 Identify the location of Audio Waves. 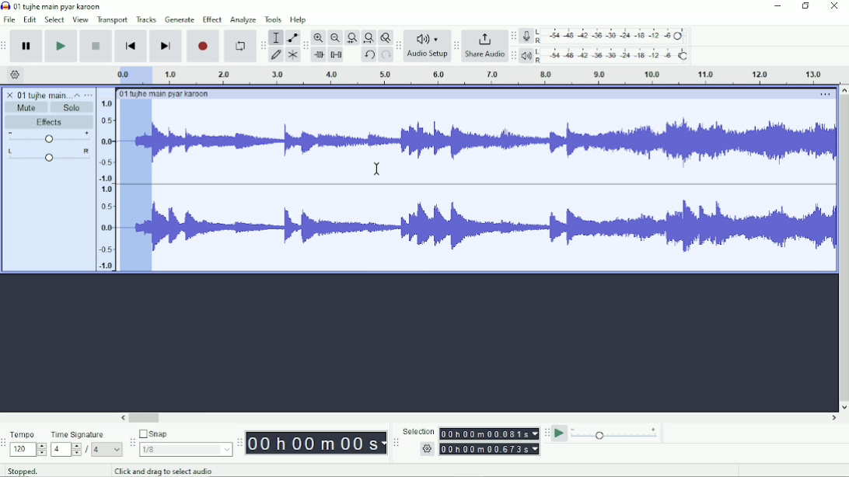
(494, 133).